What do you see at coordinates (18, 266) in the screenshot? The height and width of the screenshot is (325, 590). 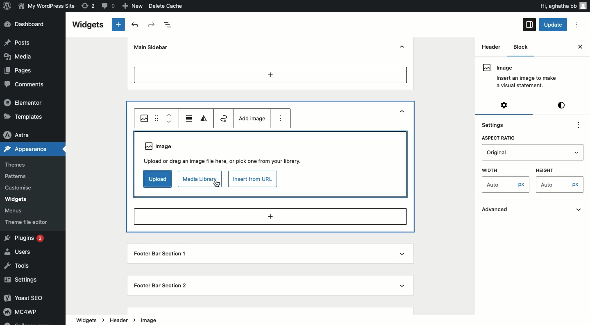 I see `Tools` at bounding box center [18, 266].